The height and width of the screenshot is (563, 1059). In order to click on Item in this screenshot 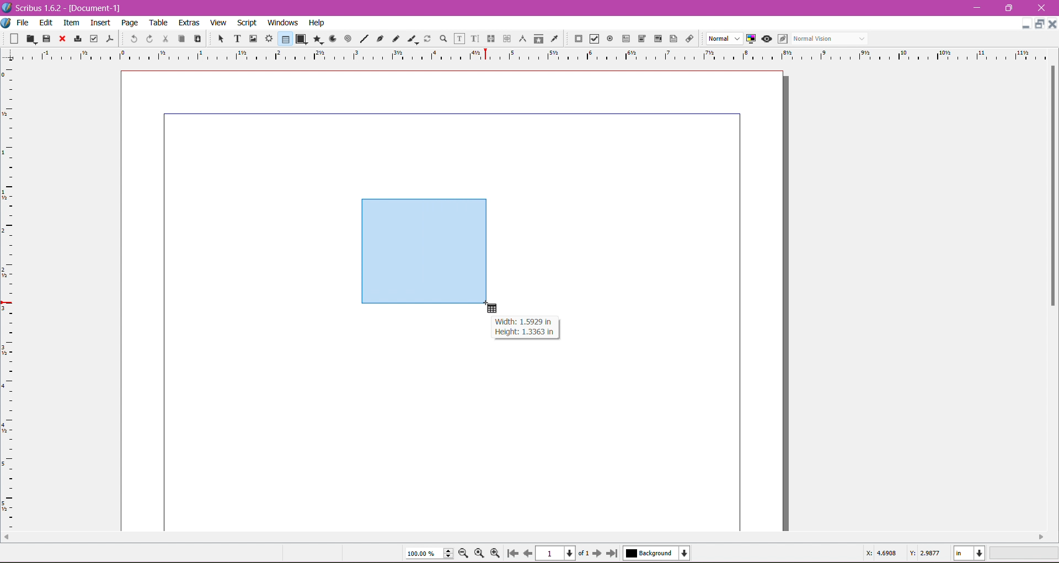, I will do `click(71, 23)`.